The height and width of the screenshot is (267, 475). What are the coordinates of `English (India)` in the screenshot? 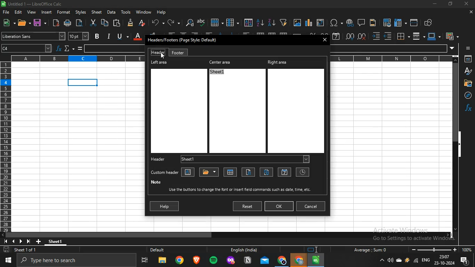 It's located at (243, 250).